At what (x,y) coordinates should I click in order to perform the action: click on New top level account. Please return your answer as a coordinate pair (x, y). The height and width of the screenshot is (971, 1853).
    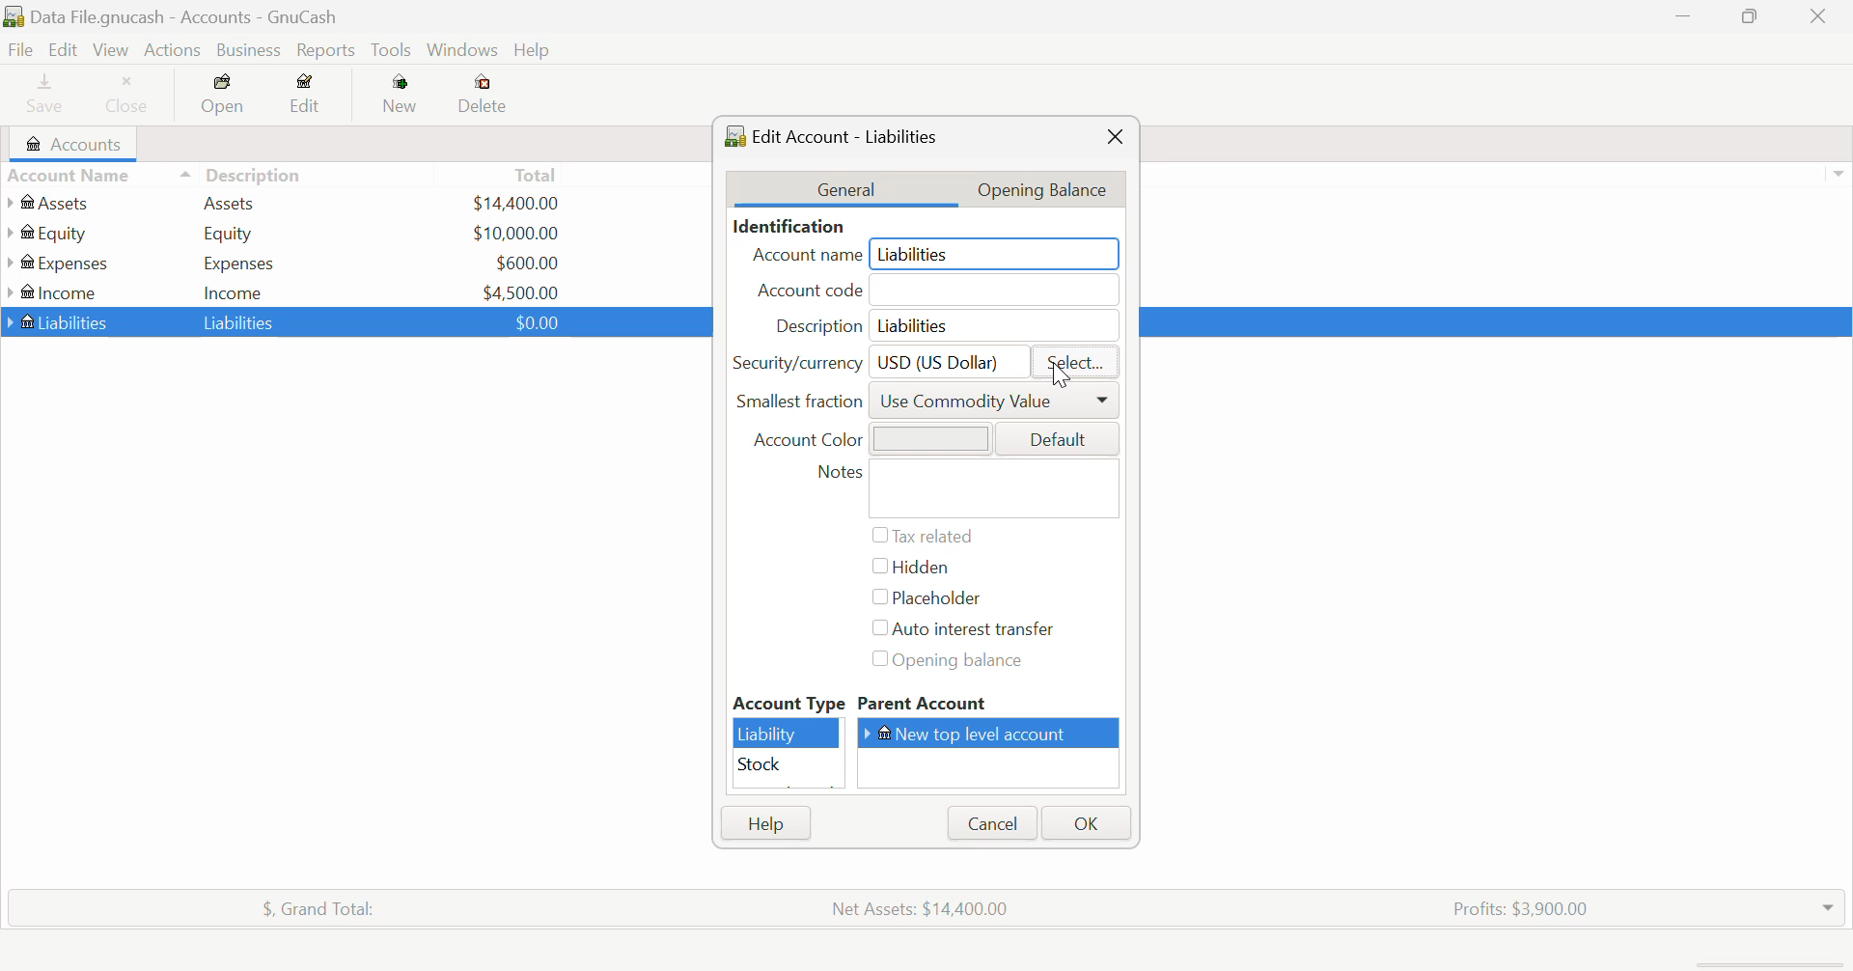
    Looking at the image, I should click on (995, 733).